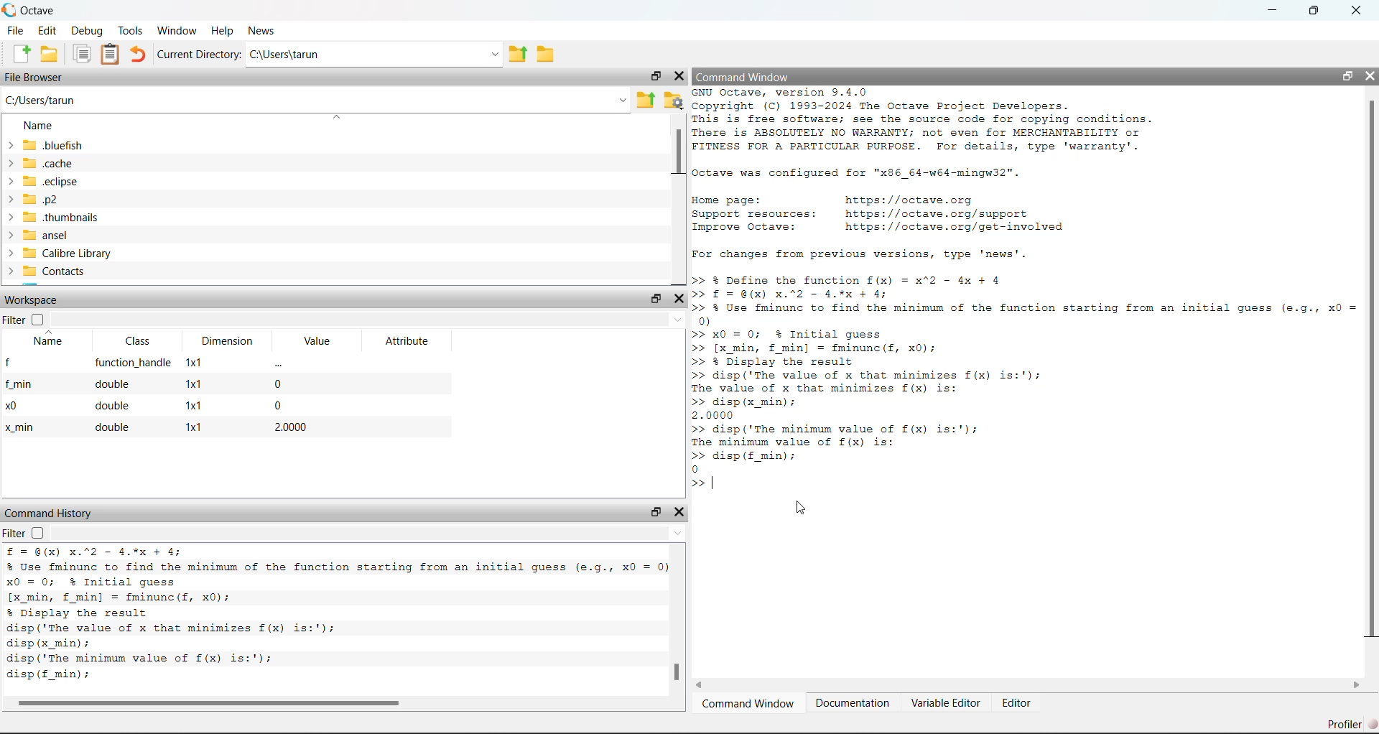  Describe the element at coordinates (44, 341) in the screenshot. I see `Name` at that location.